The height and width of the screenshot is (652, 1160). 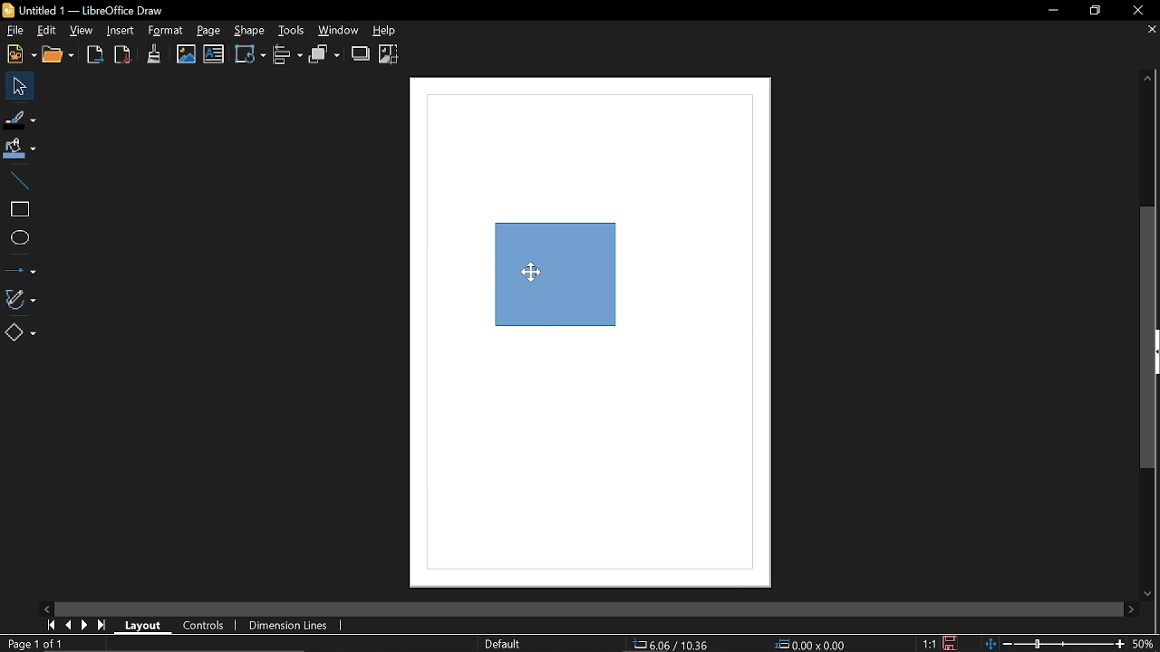 What do you see at coordinates (208, 31) in the screenshot?
I see `Page` at bounding box center [208, 31].